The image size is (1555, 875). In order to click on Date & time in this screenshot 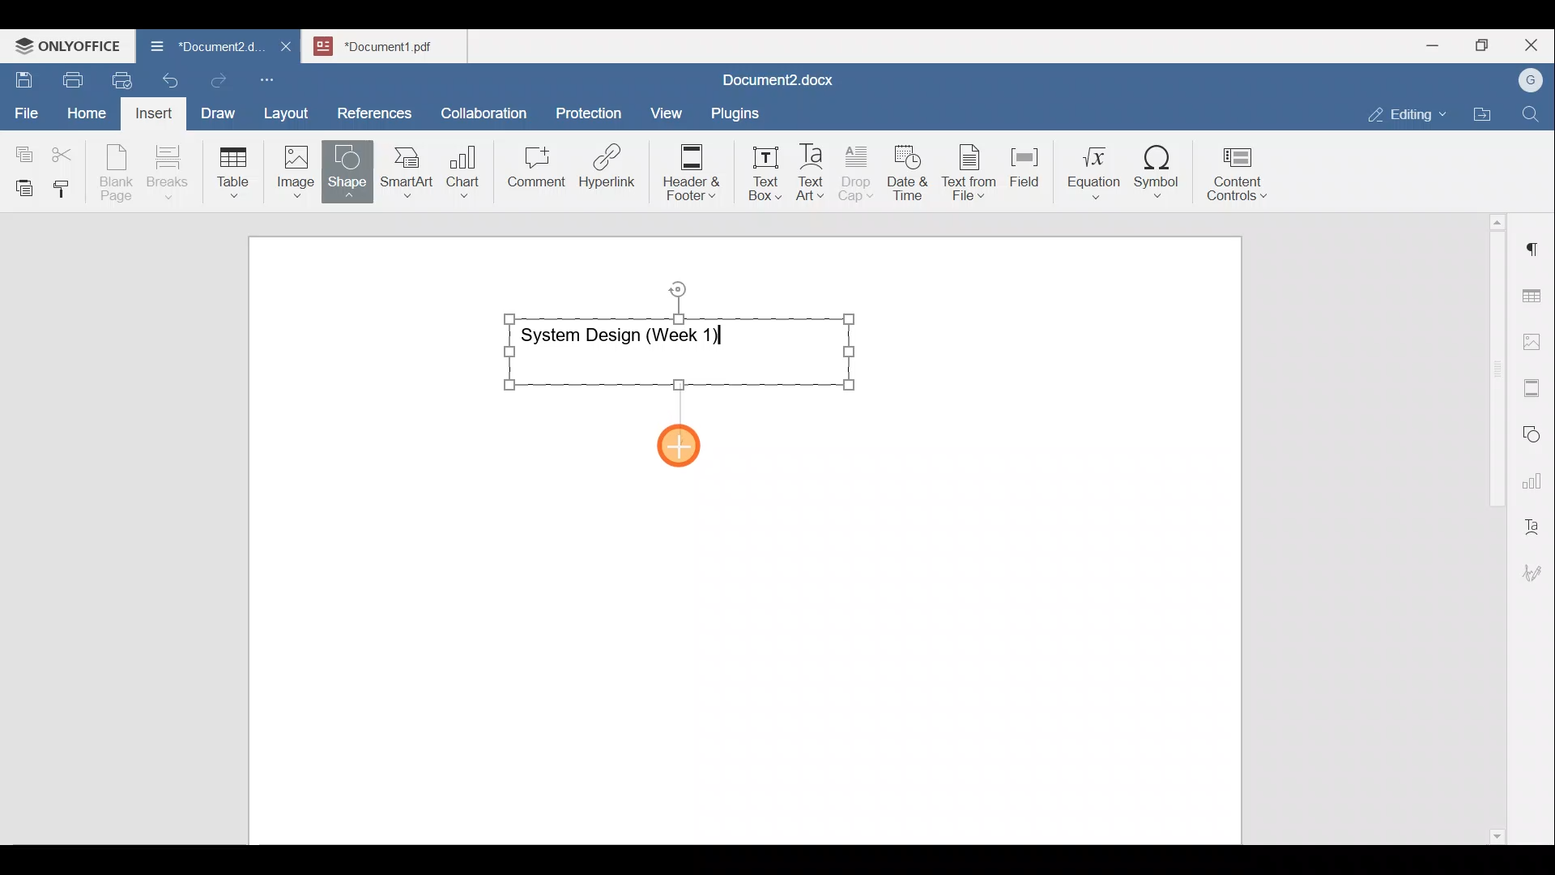, I will do `click(909, 170)`.